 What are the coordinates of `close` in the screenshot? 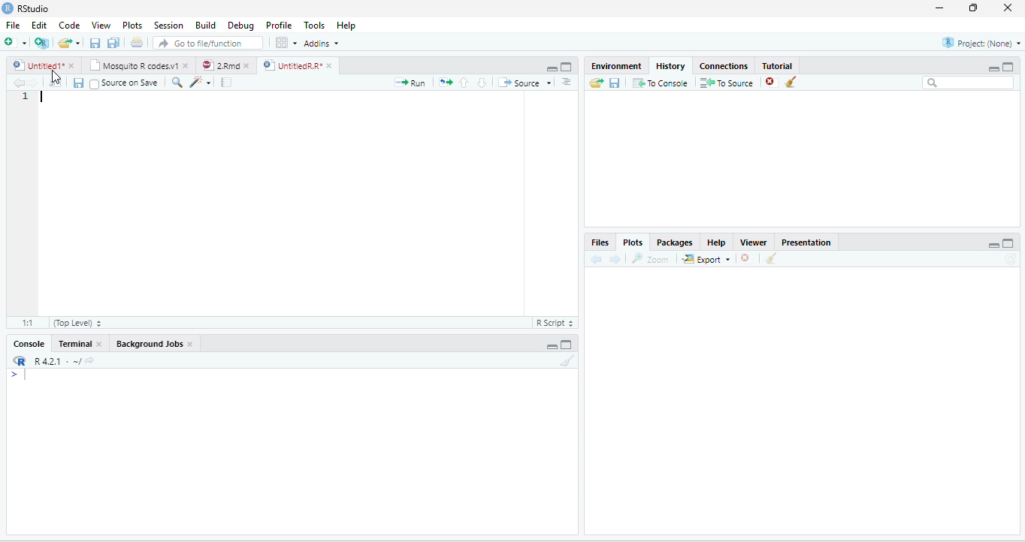 It's located at (246, 65).